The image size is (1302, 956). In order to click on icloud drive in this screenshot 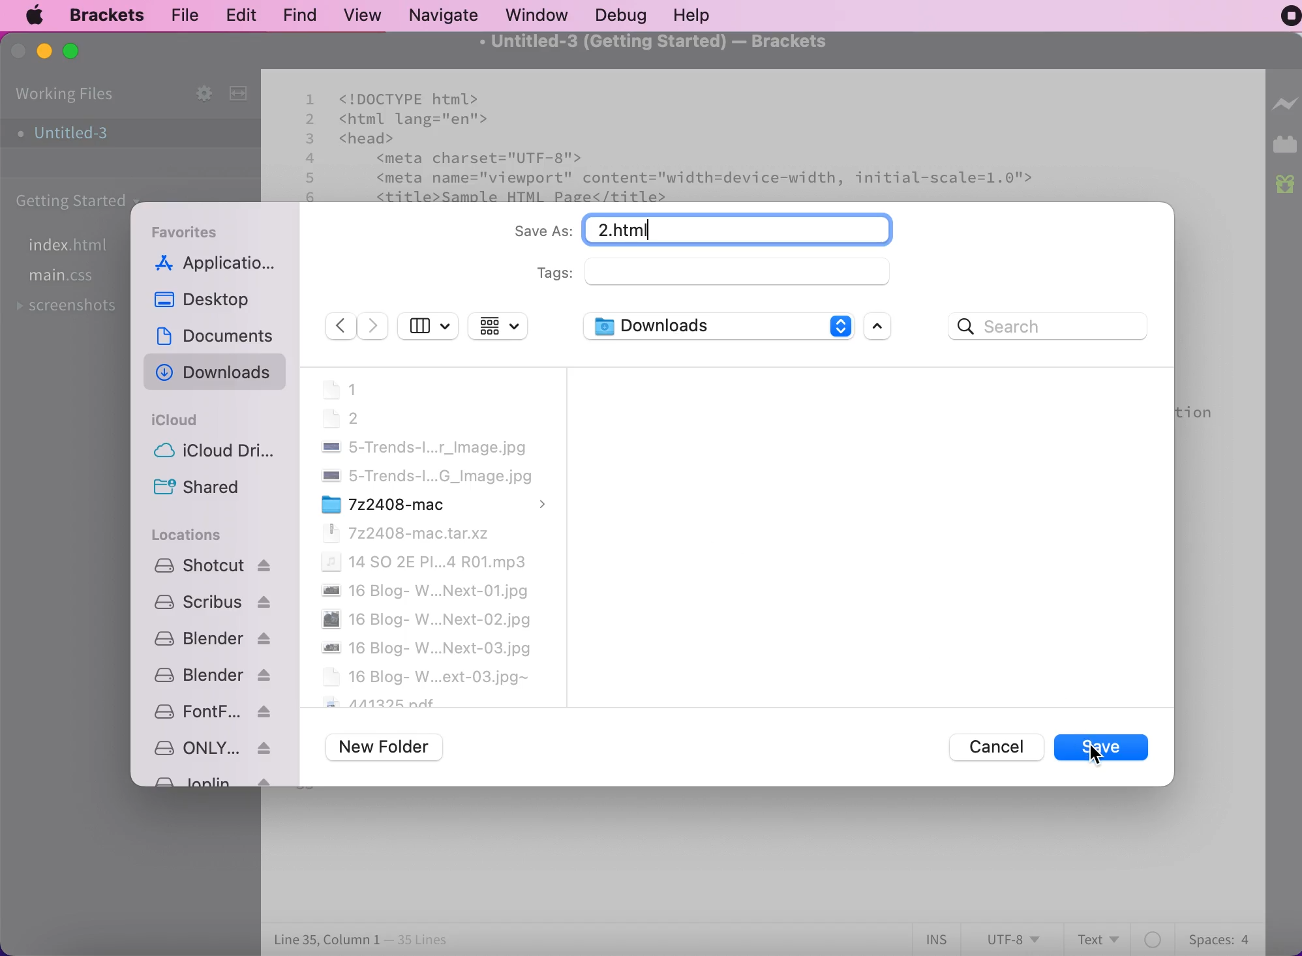, I will do `click(209, 455)`.